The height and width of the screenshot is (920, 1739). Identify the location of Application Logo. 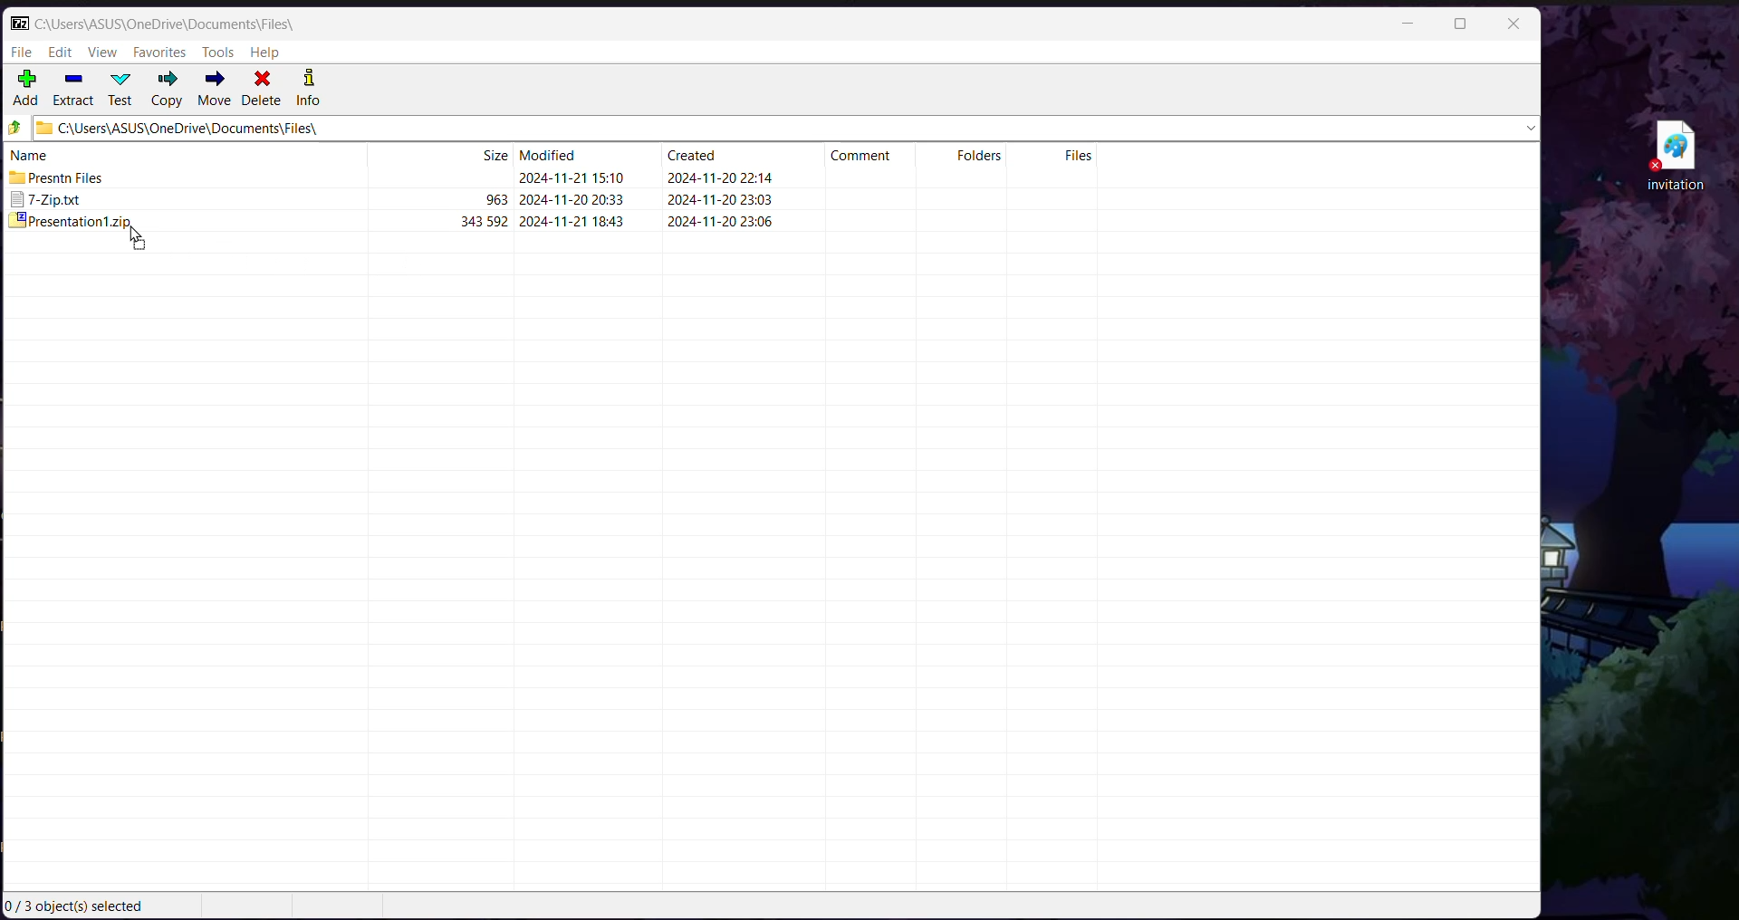
(20, 23).